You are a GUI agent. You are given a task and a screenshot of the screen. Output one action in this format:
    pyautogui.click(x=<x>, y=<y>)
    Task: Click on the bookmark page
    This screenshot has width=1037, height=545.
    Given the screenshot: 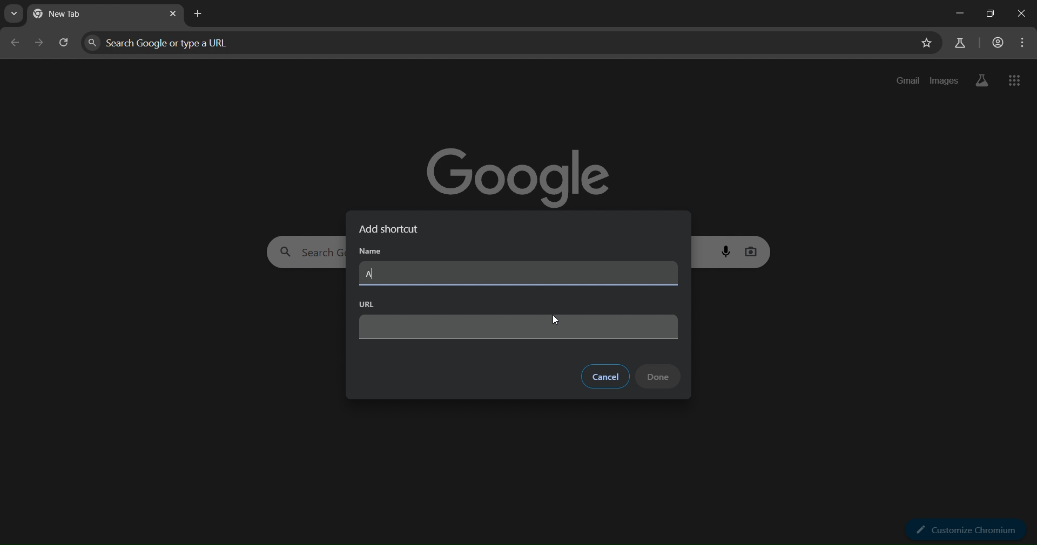 What is the action you would take?
    pyautogui.click(x=925, y=44)
    